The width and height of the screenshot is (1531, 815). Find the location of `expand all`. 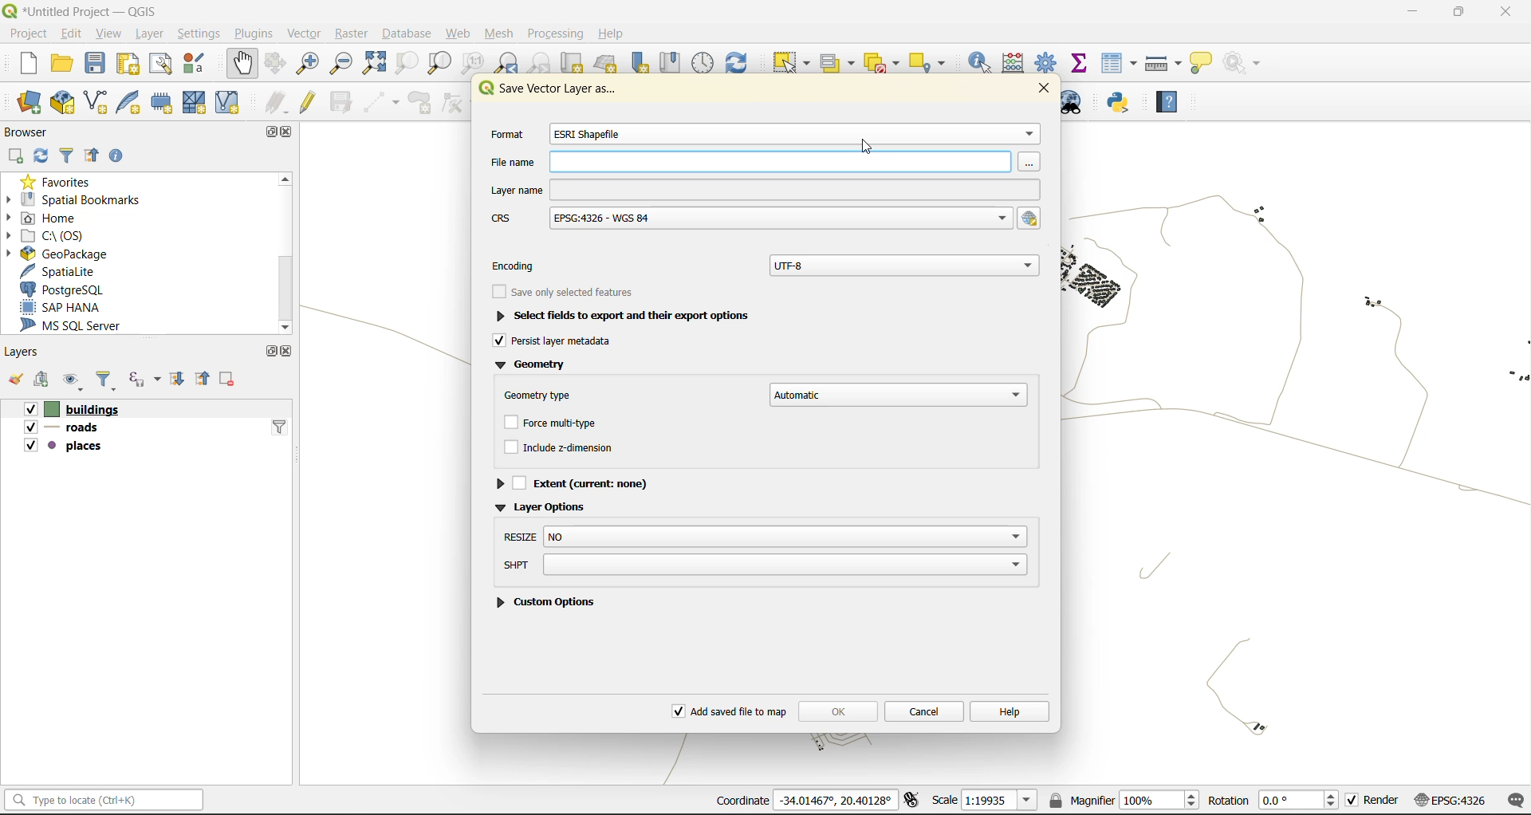

expand all is located at coordinates (182, 380).